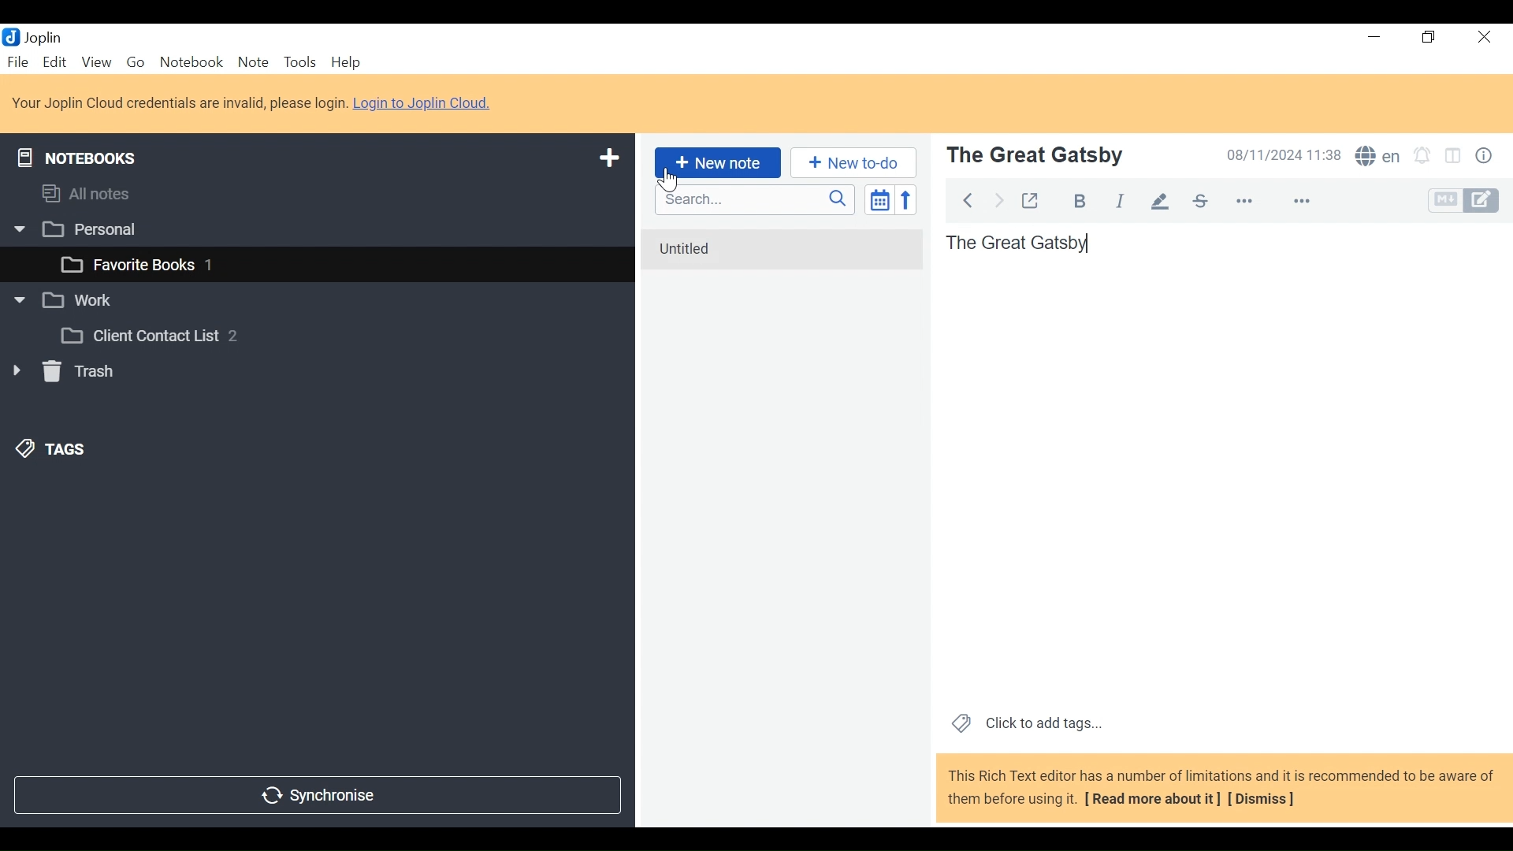 This screenshot has width=1513, height=851. Describe the element at coordinates (1084, 201) in the screenshot. I see `Bold` at that location.